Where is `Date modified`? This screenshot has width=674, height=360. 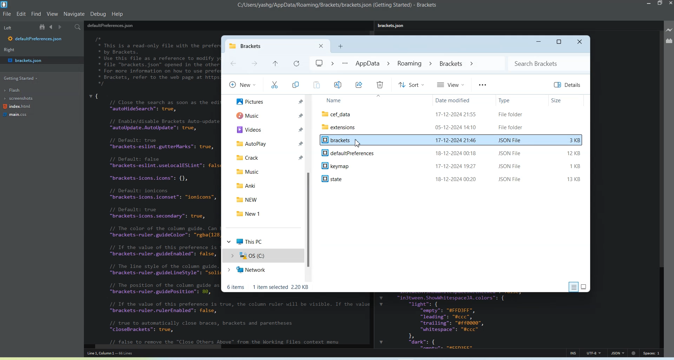 Date modified is located at coordinates (462, 100).